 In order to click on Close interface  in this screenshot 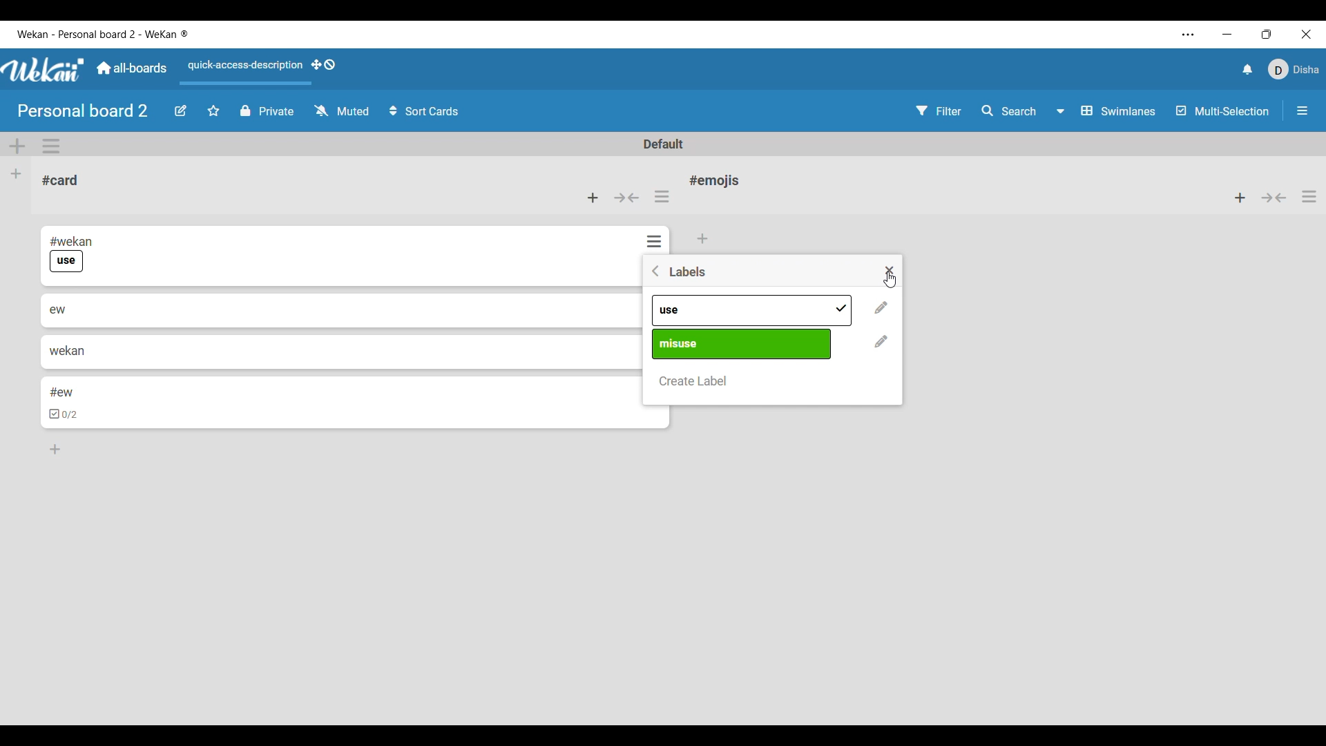, I will do `click(1307, 34)`.